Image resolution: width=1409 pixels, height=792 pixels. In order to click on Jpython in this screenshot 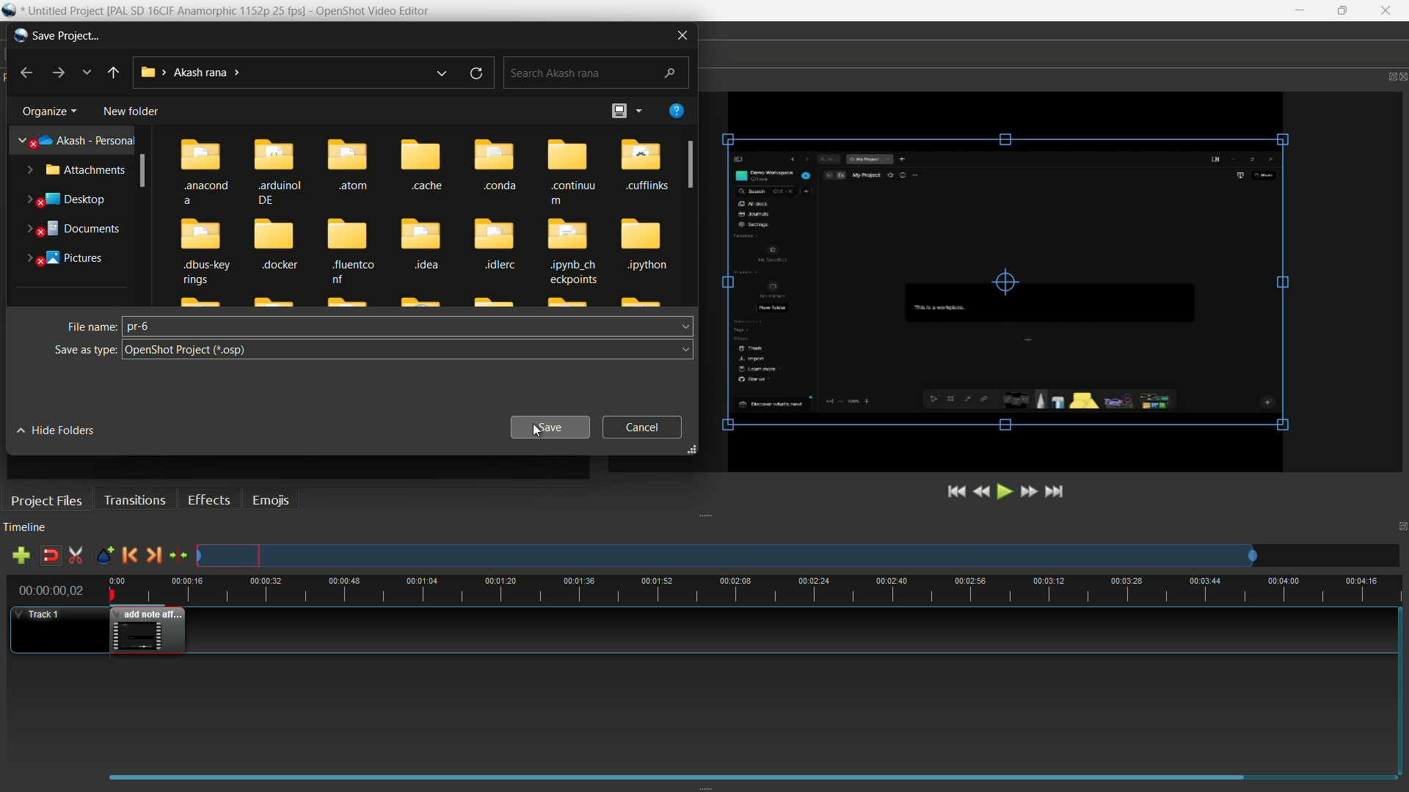, I will do `click(646, 246)`.